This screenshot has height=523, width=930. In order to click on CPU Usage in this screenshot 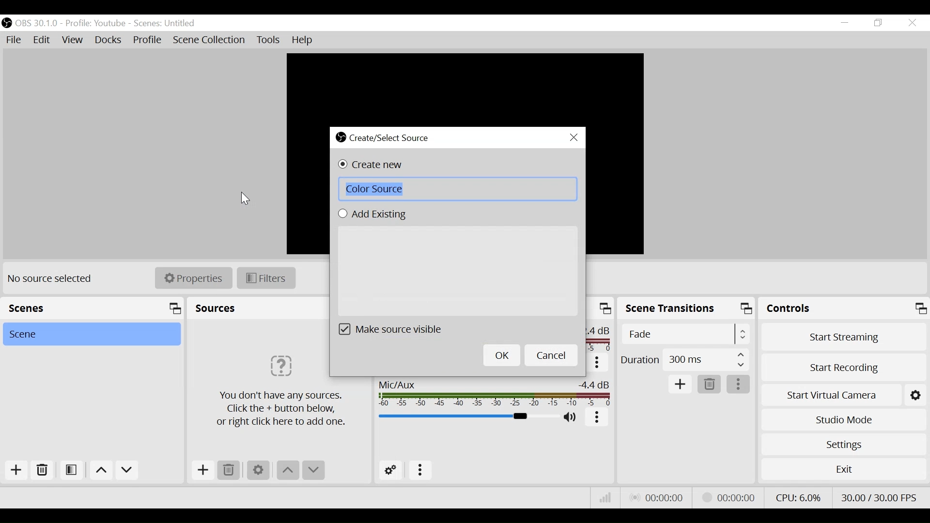, I will do `click(799, 497)`.